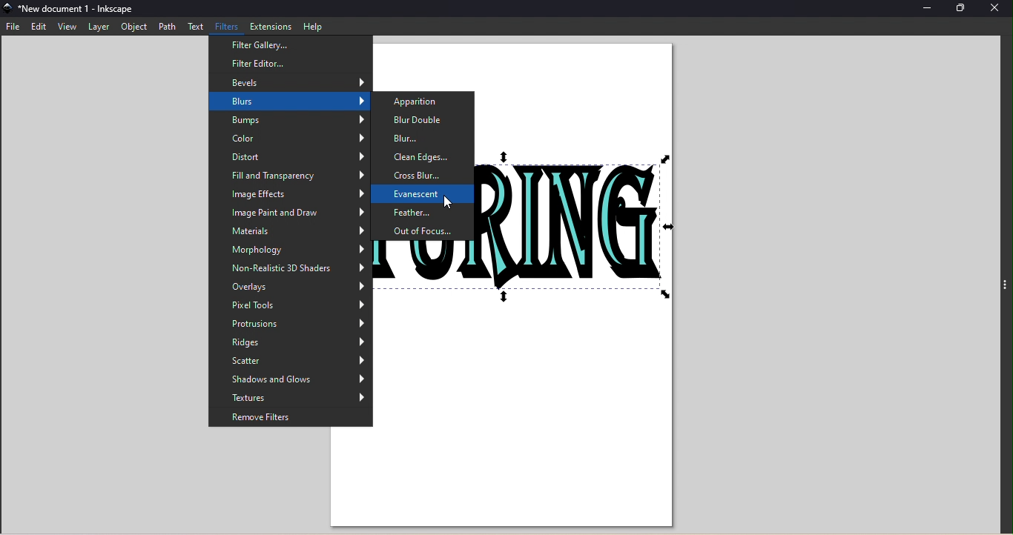  What do you see at coordinates (169, 27) in the screenshot?
I see `Path` at bounding box center [169, 27].